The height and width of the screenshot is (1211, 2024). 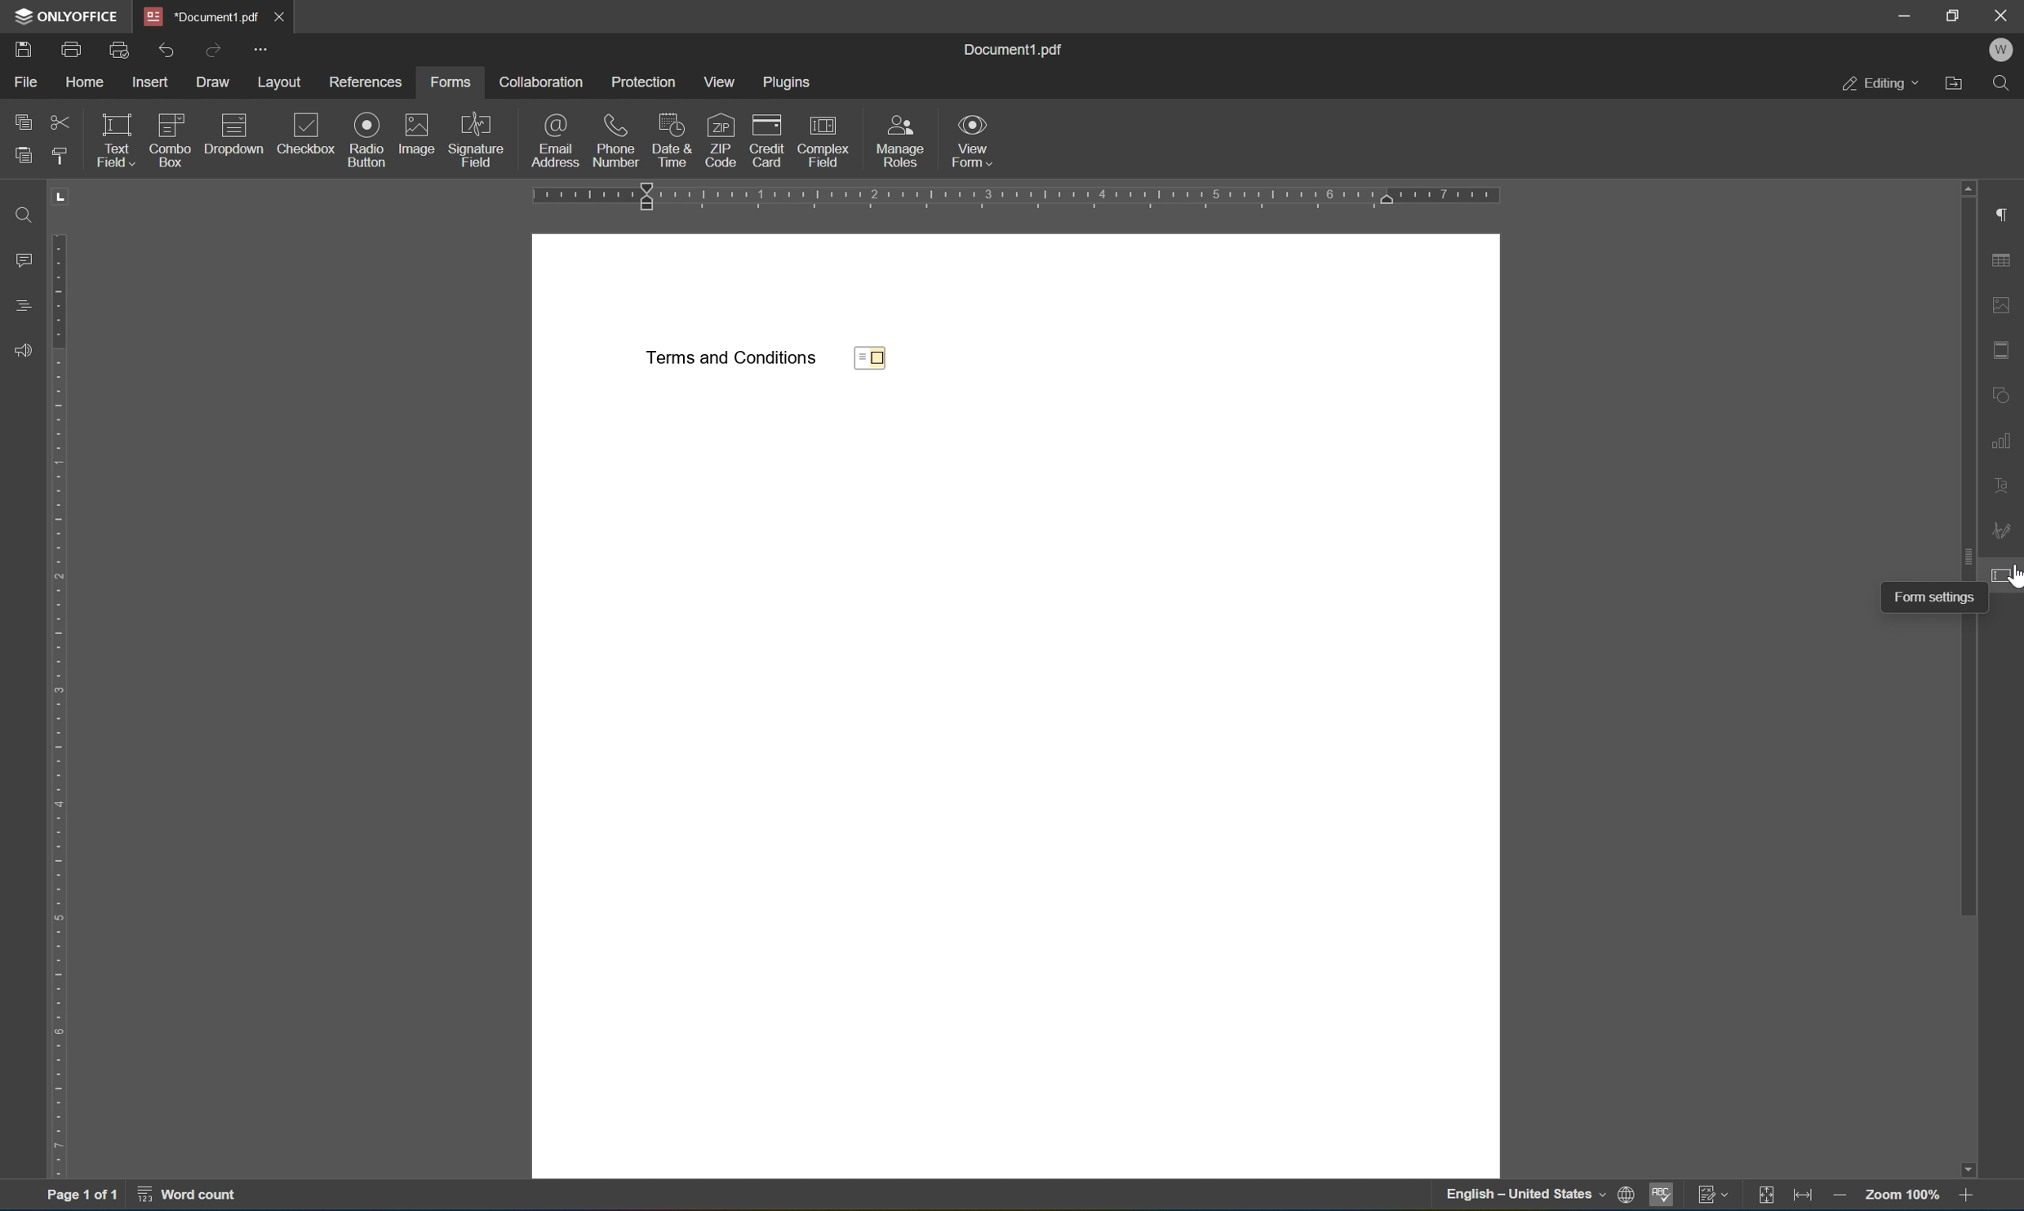 I want to click on icon, so click(x=368, y=124).